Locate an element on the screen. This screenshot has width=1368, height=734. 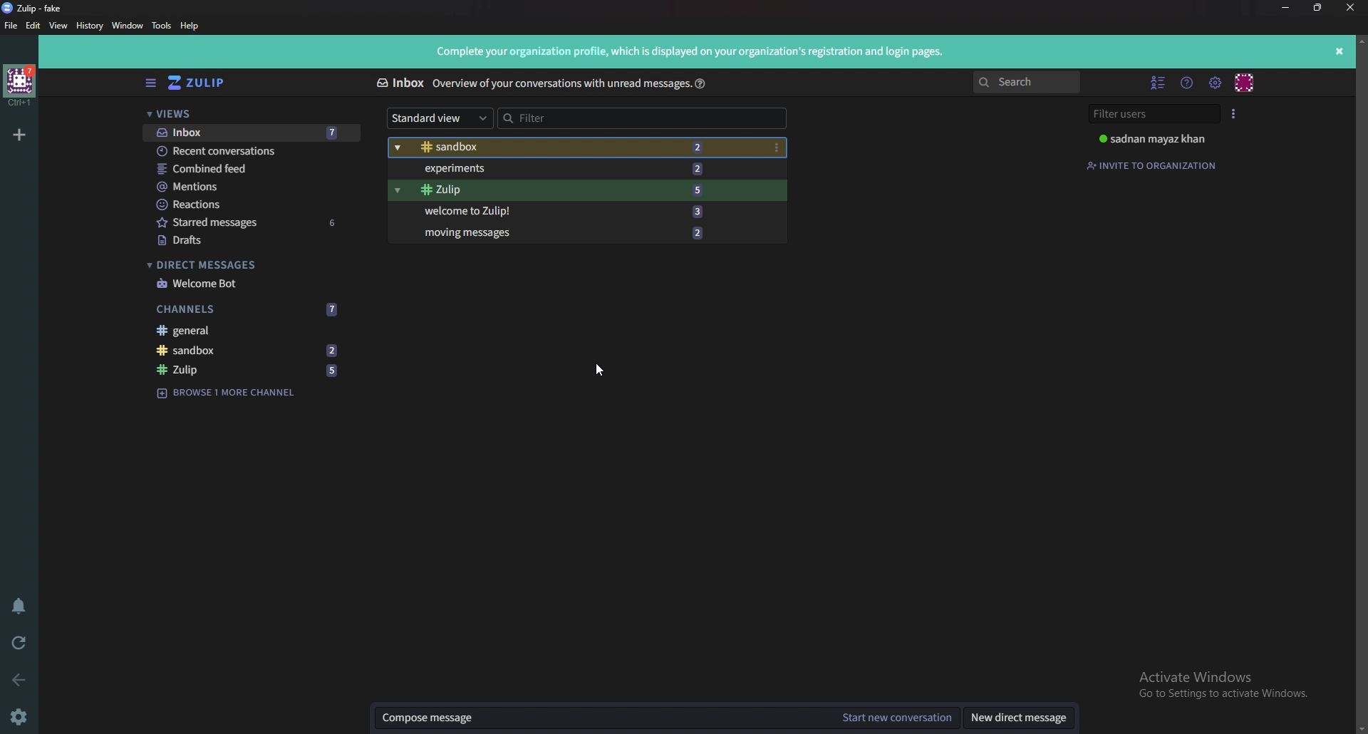
view is located at coordinates (57, 26).